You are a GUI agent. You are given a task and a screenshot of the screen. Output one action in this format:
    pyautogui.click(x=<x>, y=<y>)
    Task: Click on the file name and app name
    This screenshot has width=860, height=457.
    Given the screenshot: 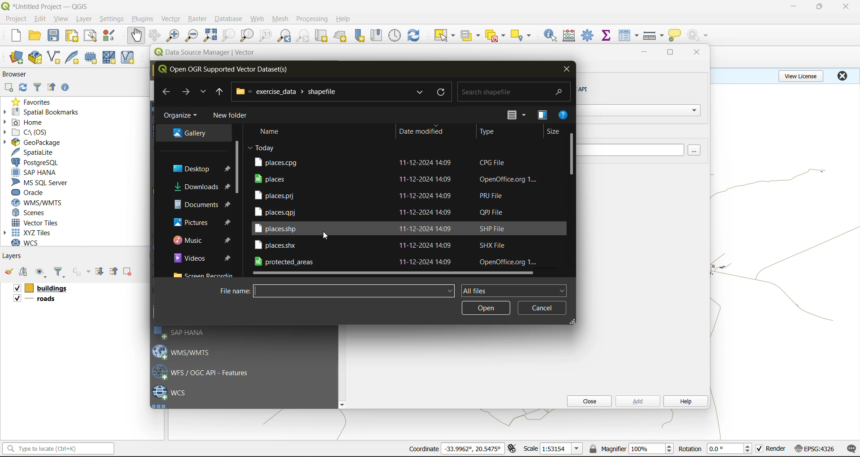 What is the action you would take?
    pyautogui.click(x=47, y=6)
    